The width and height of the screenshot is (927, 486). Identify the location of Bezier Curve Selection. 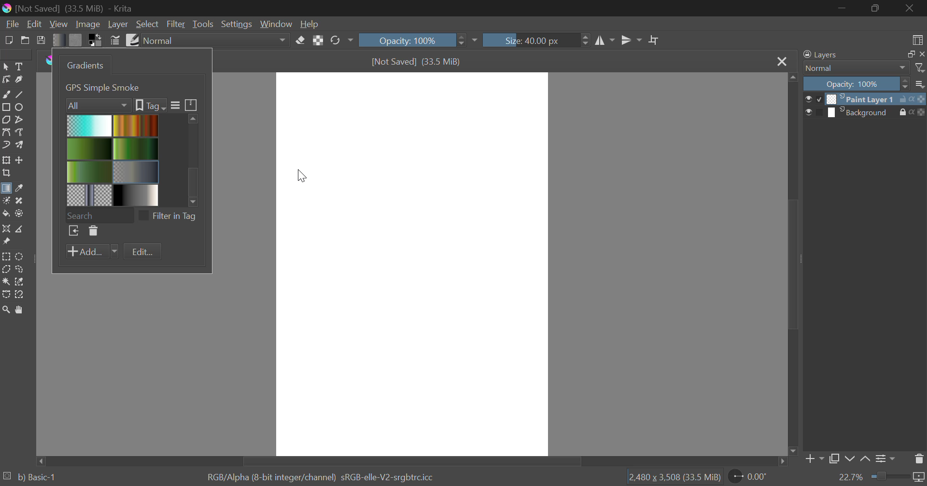
(6, 293).